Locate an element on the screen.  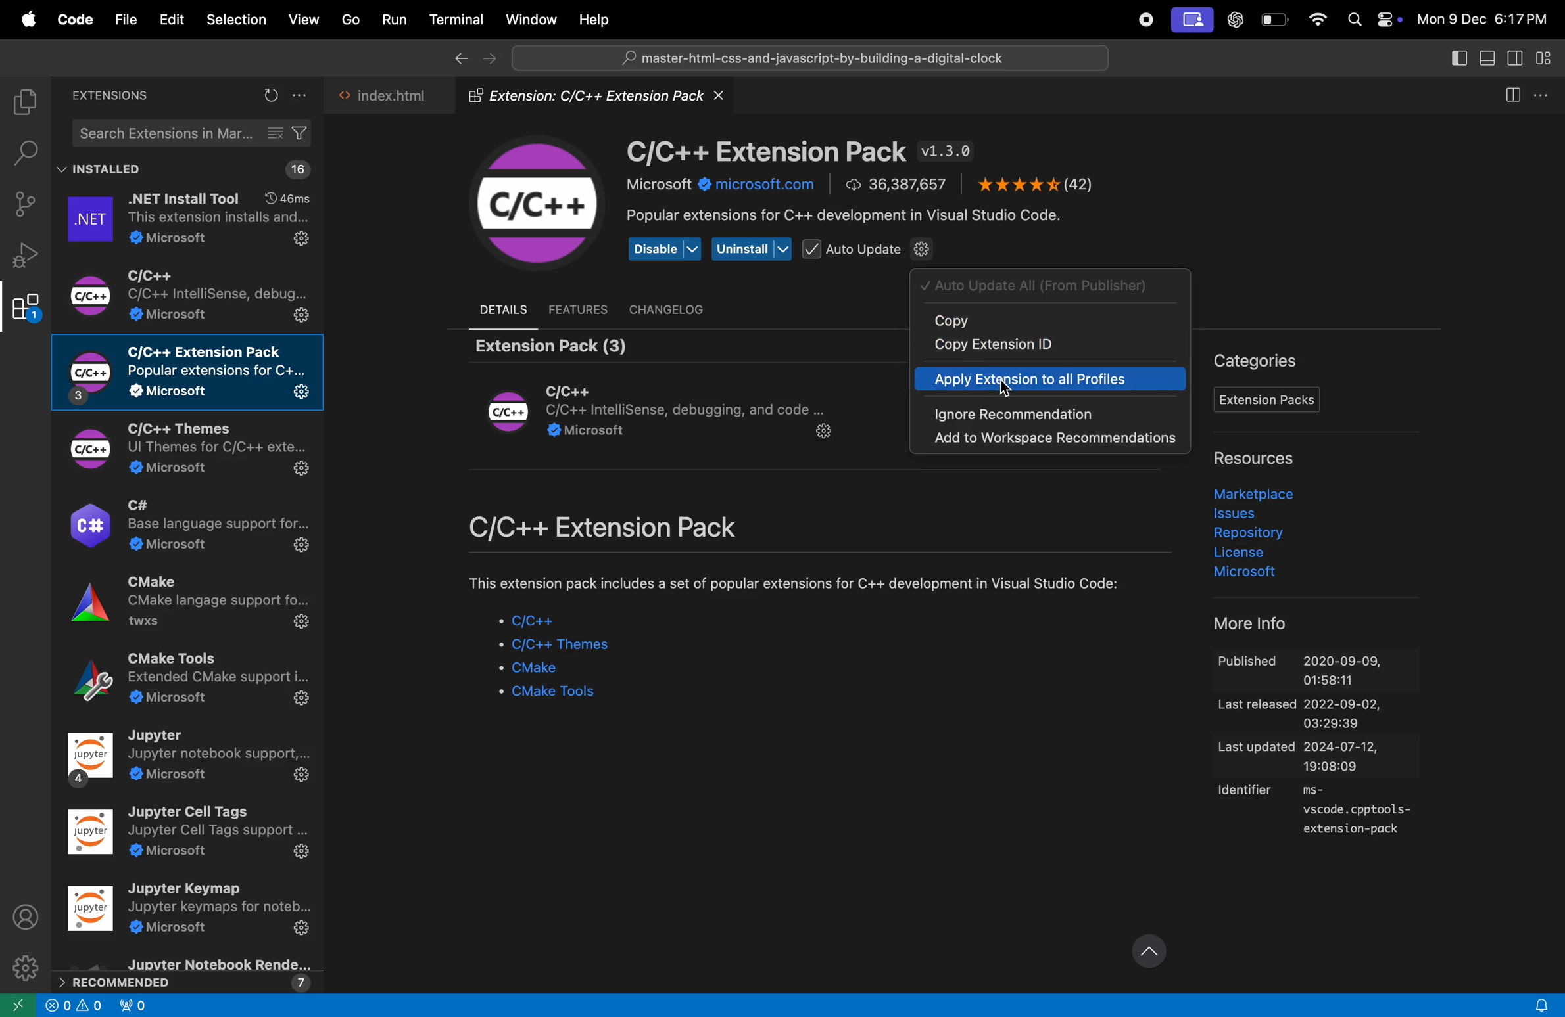
features is located at coordinates (579, 309).